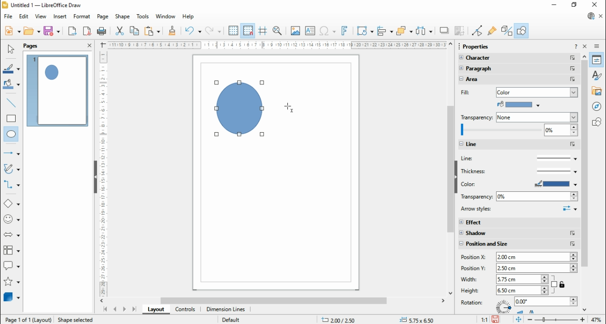 The image size is (606, 324). Describe the element at coordinates (598, 90) in the screenshot. I see `gallery` at that location.